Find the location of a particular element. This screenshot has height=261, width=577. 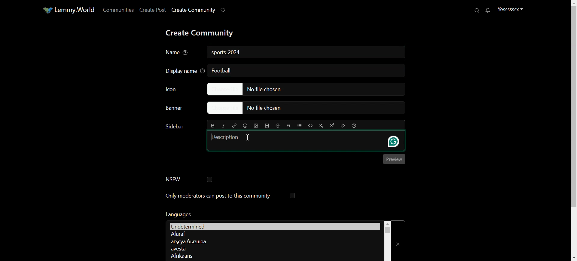

Choose Banner is located at coordinates (179, 109).